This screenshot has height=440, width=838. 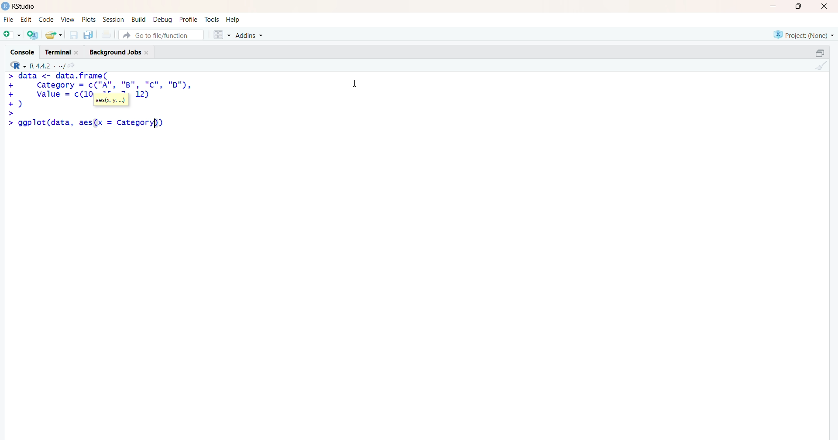 I want to click on Background Jobs, so click(x=119, y=51).